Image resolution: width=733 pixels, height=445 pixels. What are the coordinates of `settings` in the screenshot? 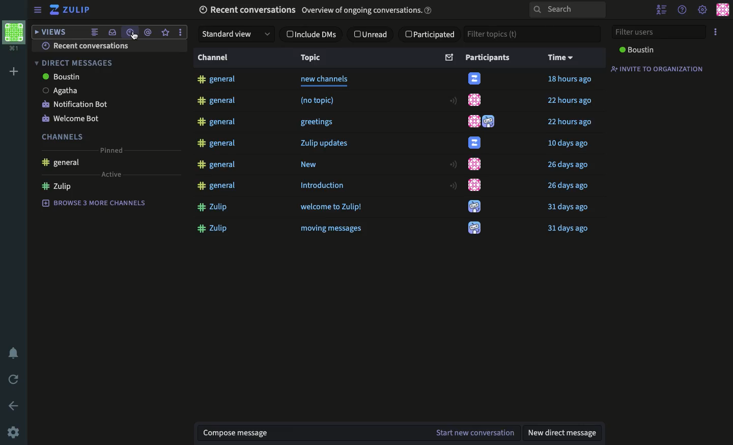 It's located at (12, 432).